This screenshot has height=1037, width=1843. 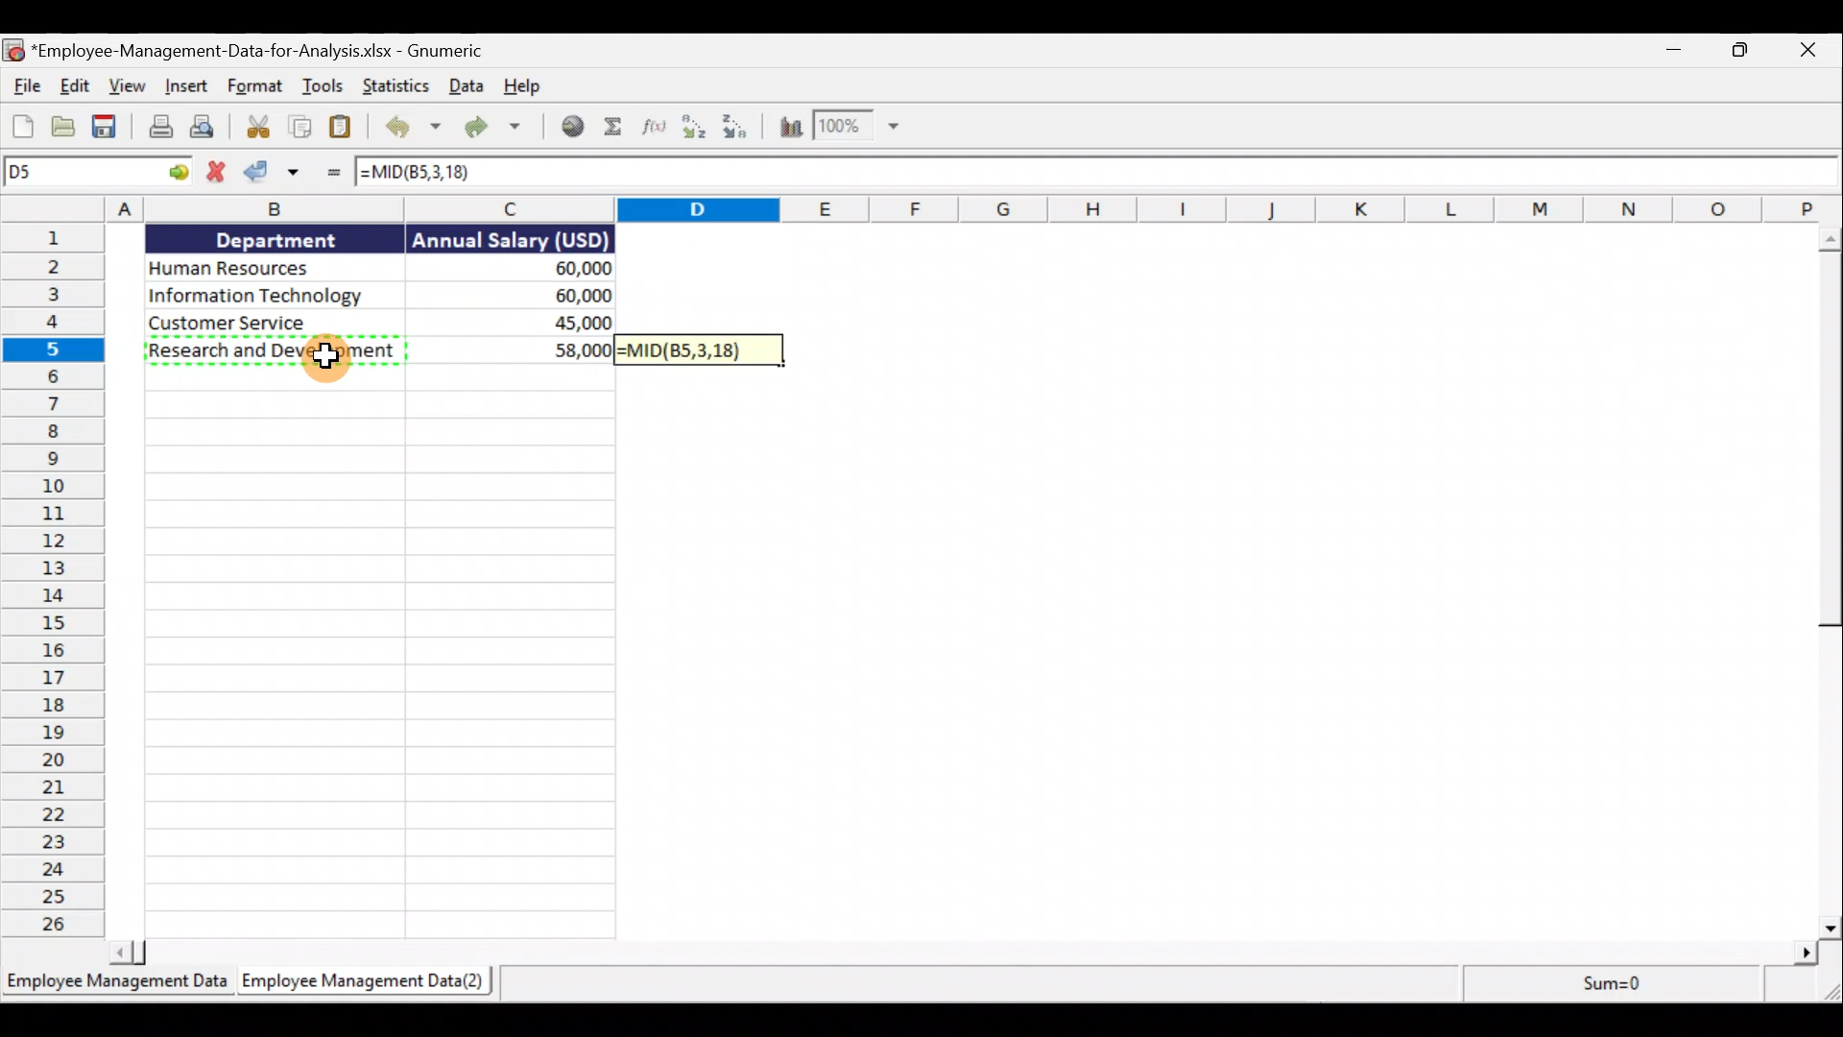 What do you see at coordinates (256, 129) in the screenshot?
I see `Cut selection` at bounding box center [256, 129].